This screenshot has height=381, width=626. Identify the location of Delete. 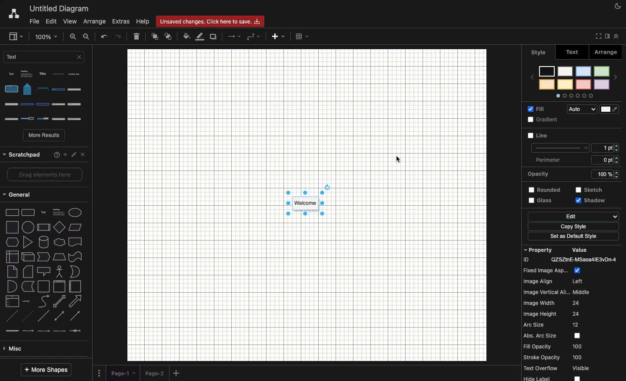
(137, 36).